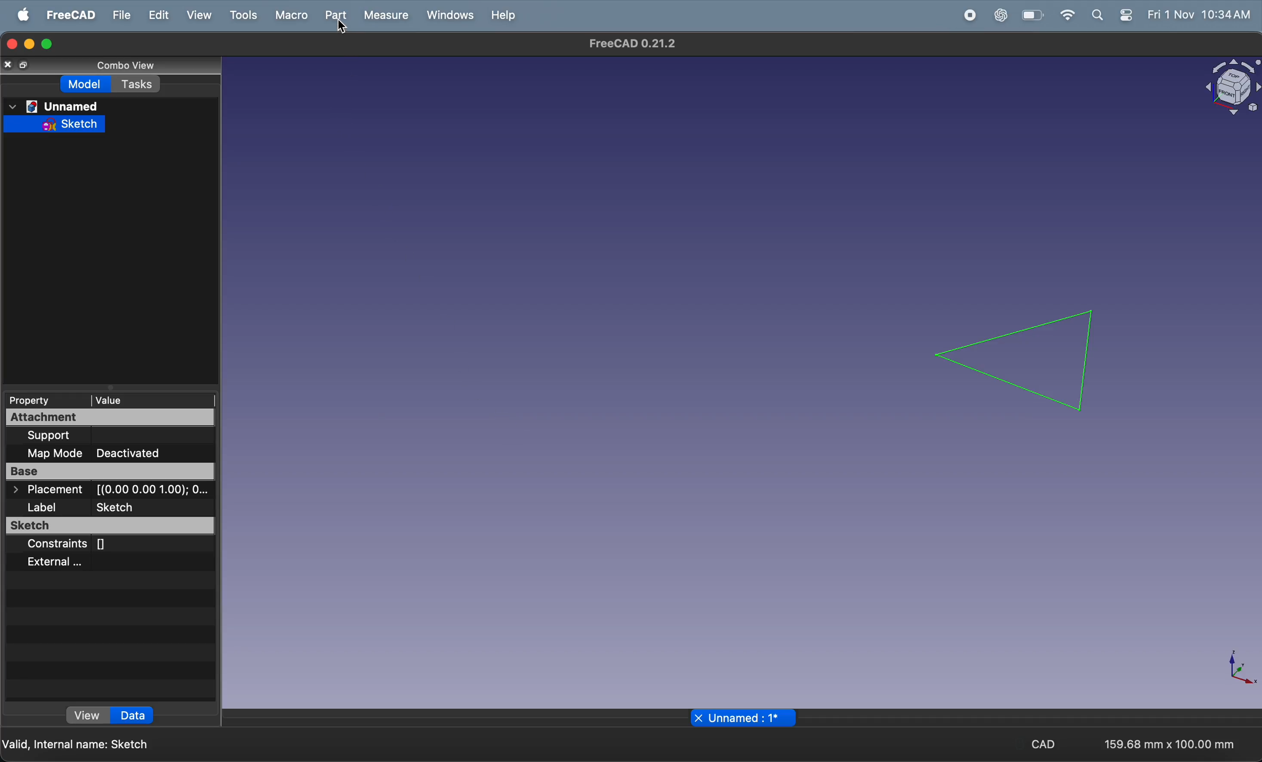  Describe the element at coordinates (48, 43) in the screenshot. I see `maximize` at that location.